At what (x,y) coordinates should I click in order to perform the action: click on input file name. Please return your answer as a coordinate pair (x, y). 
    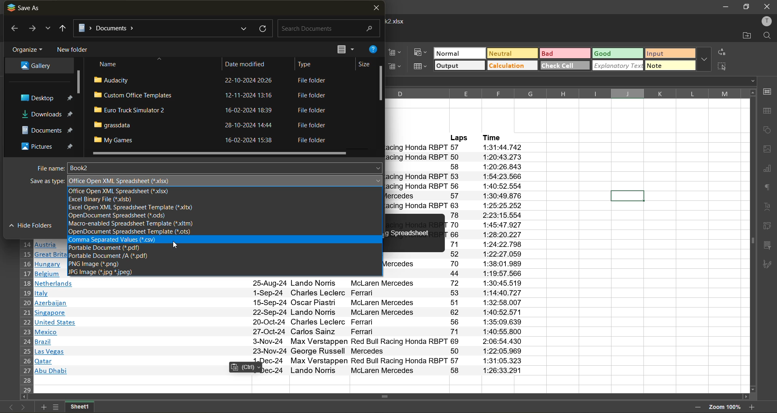
    Looking at the image, I should click on (226, 168).